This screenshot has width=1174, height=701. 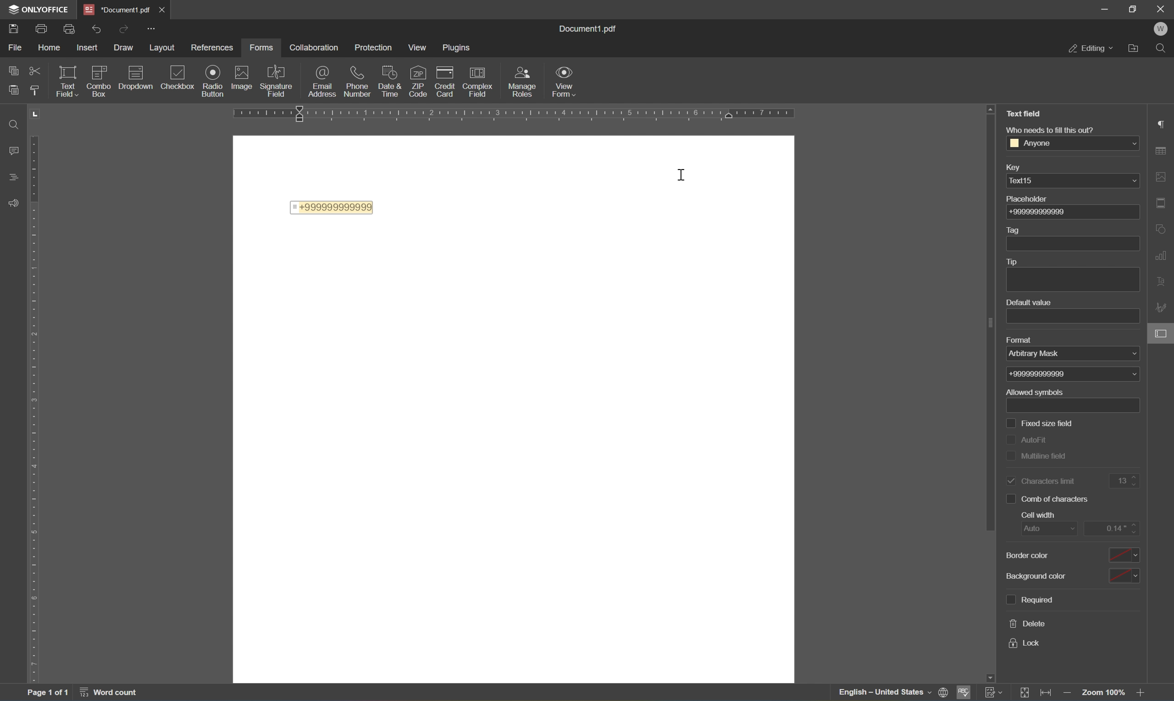 I want to click on scroll bar, so click(x=985, y=318).